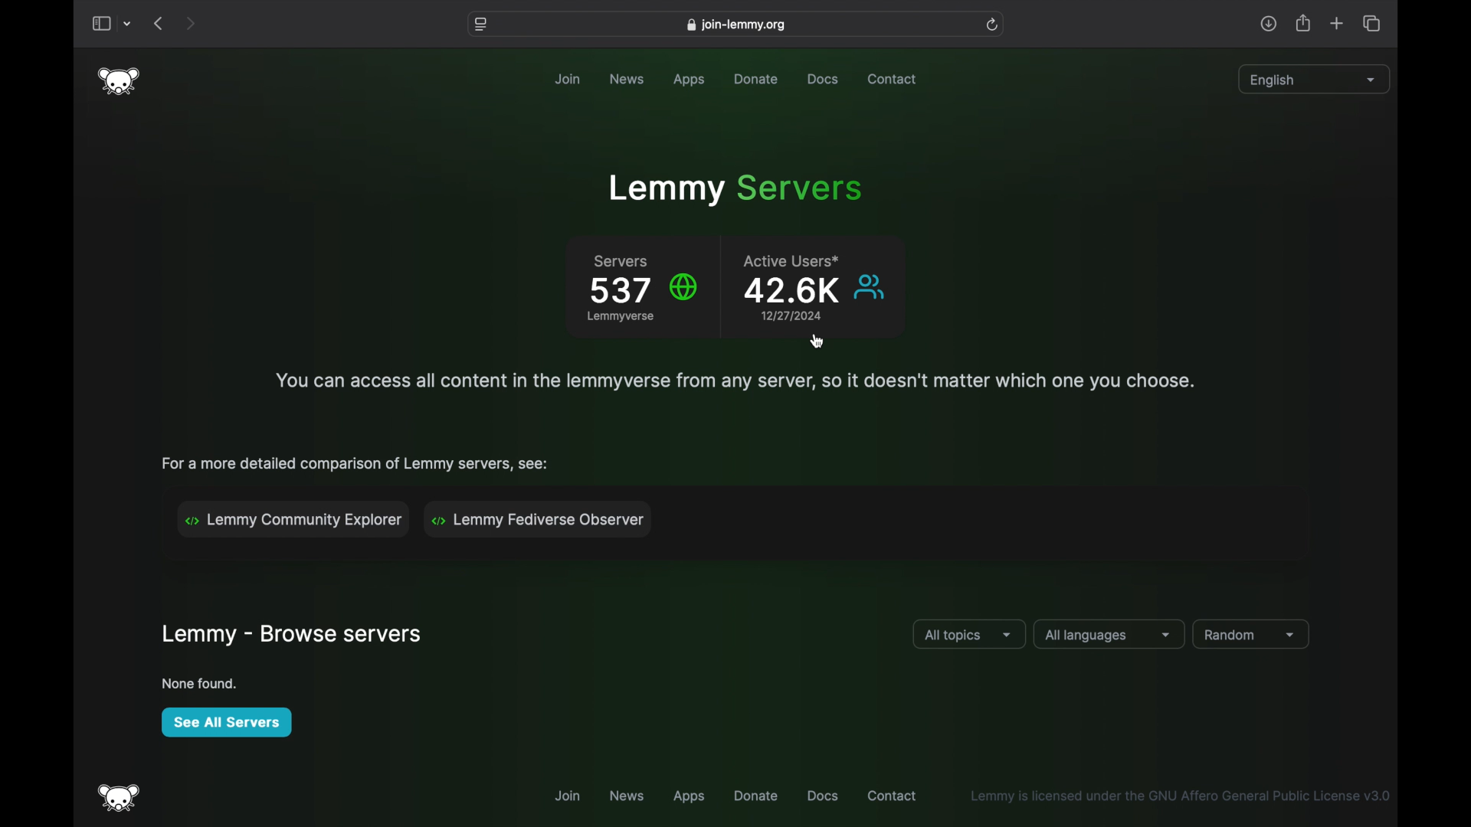  I want to click on 537, so click(619, 291).